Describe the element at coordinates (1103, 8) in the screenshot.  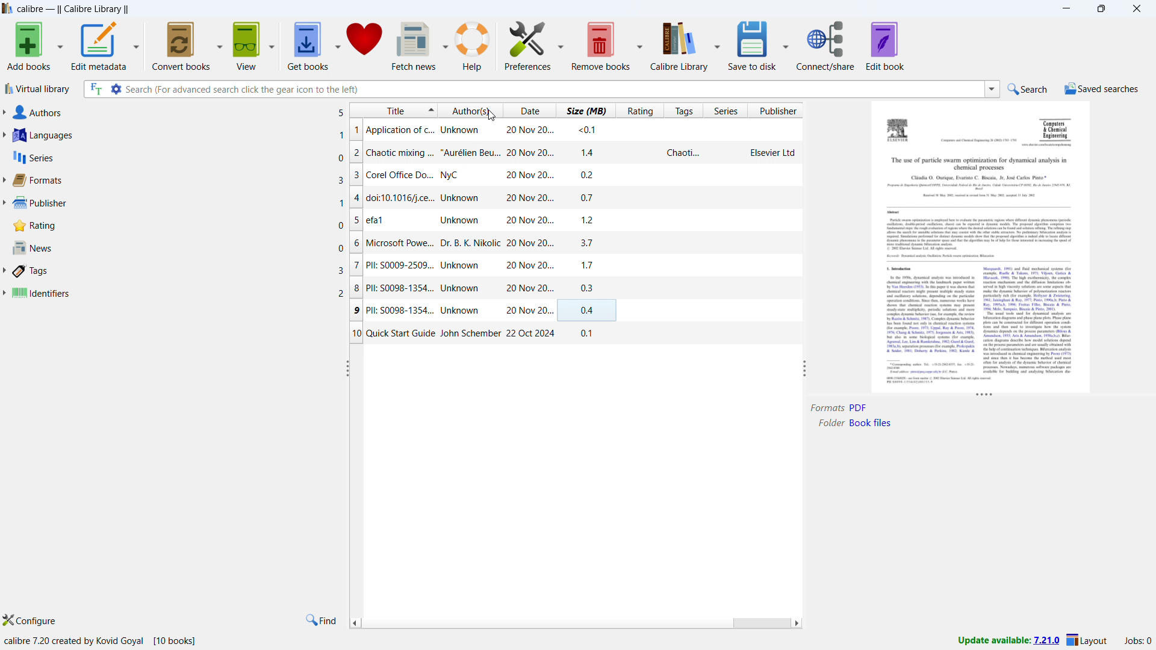
I see `maximize` at that location.